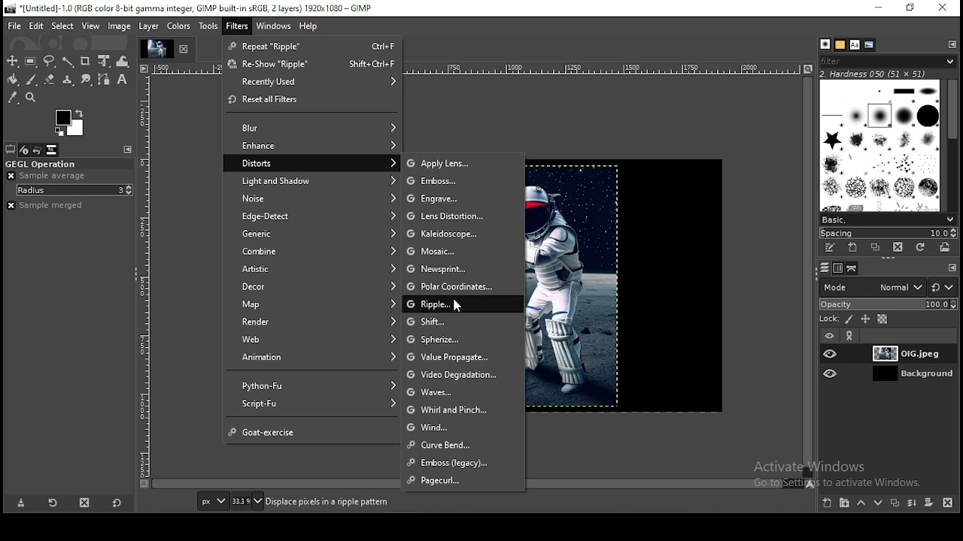 This screenshot has width=963, height=541. Describe the element at coordinates (887, 219) in the screenshot. I see `brush presets` at that location.